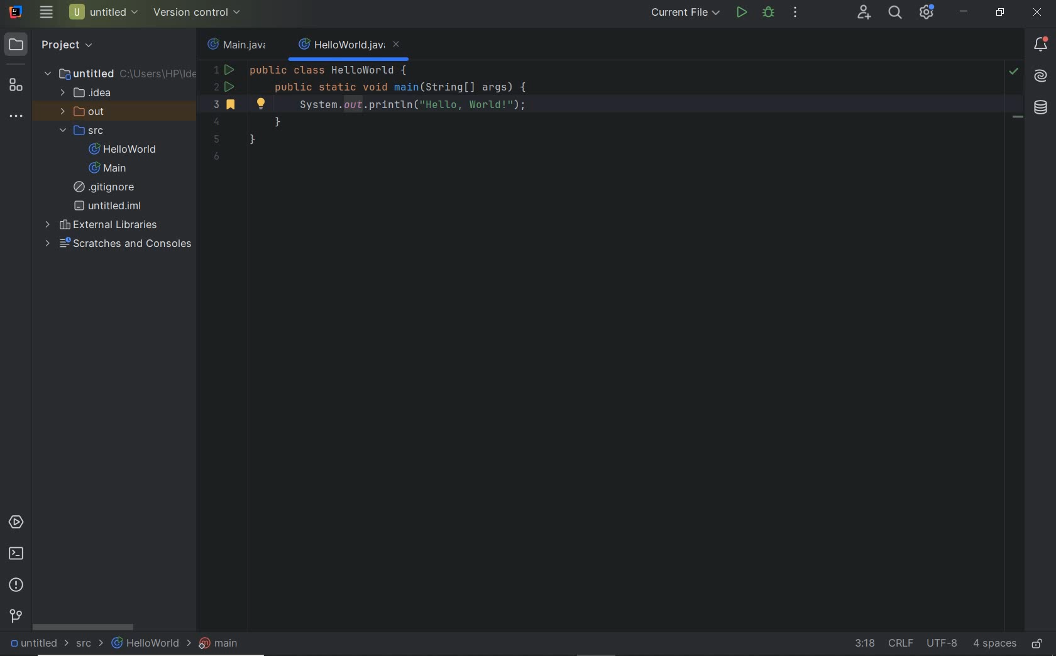 The image size is (1056, 656). I want to click on .idea, so click(87, 93).